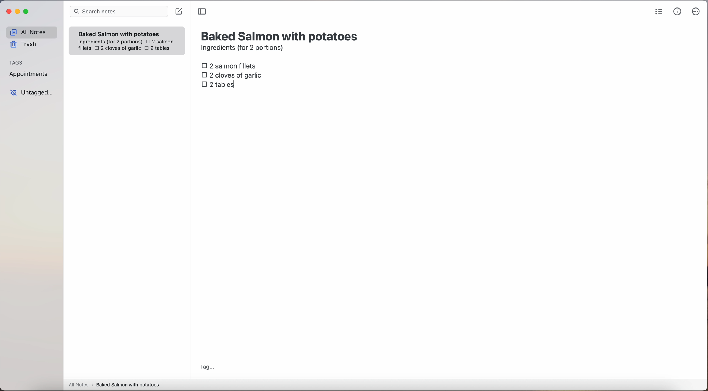  Describe the element at coordinates (118, 49) in the screenshot. I see `2 cloves of garlic` at that location.